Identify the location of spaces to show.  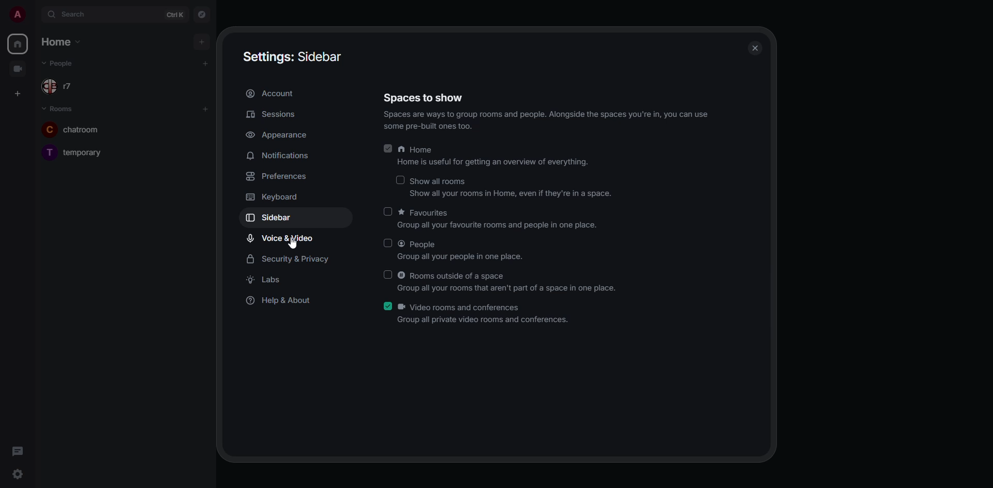
(548, 112).